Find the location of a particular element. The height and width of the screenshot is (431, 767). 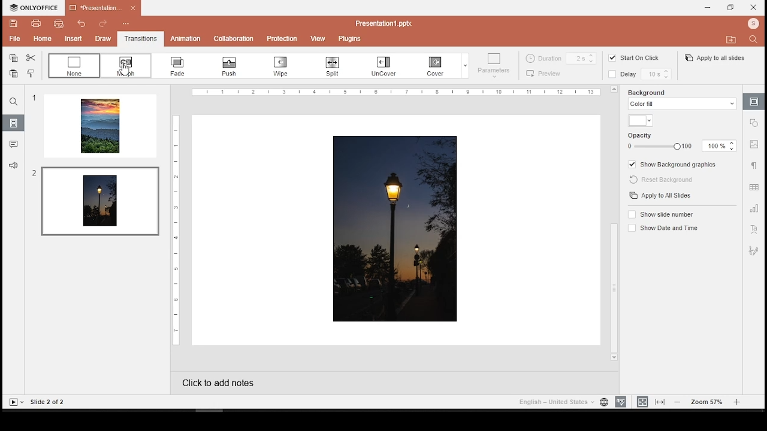

collaboration is located at coordinates (232, 37).